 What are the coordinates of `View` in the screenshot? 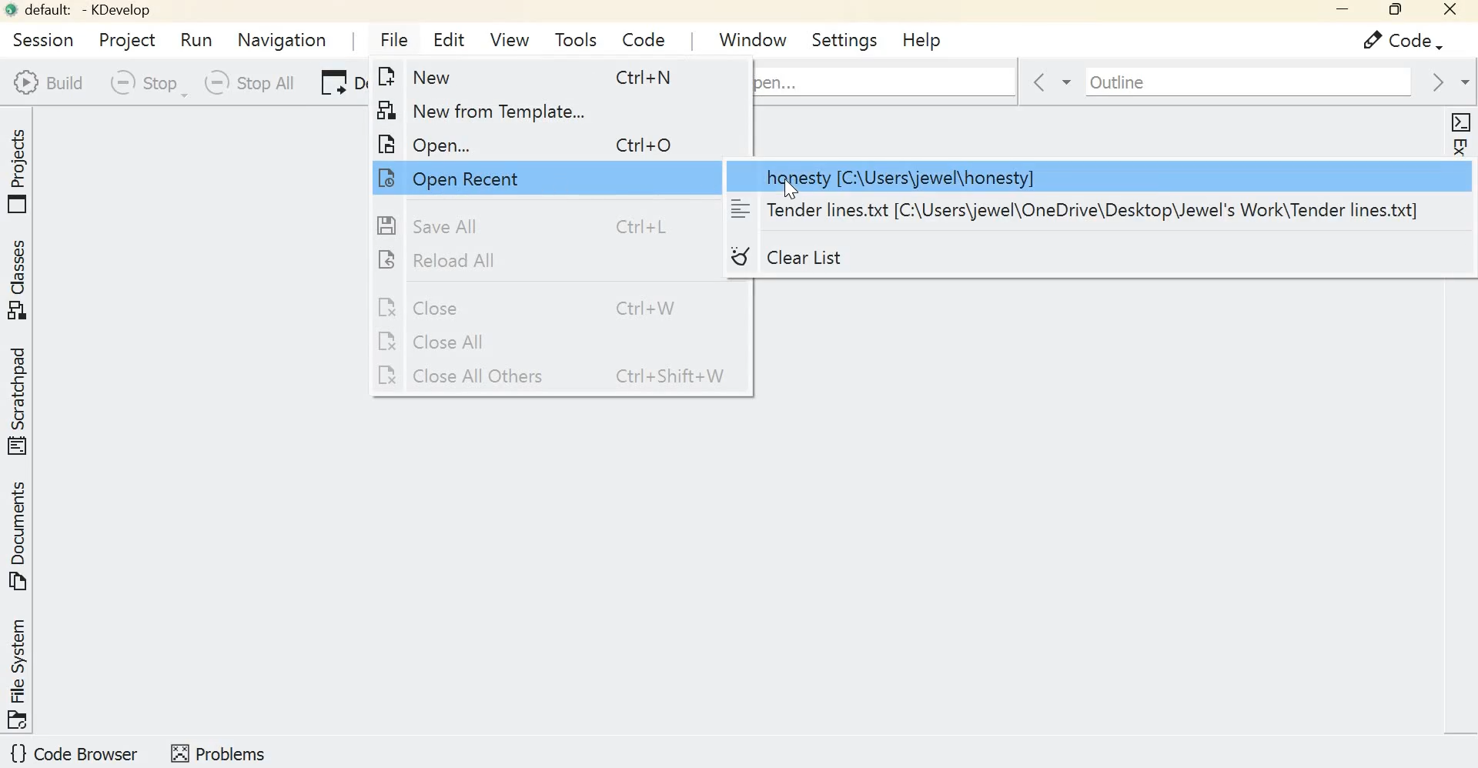 It's located at (509, 38).